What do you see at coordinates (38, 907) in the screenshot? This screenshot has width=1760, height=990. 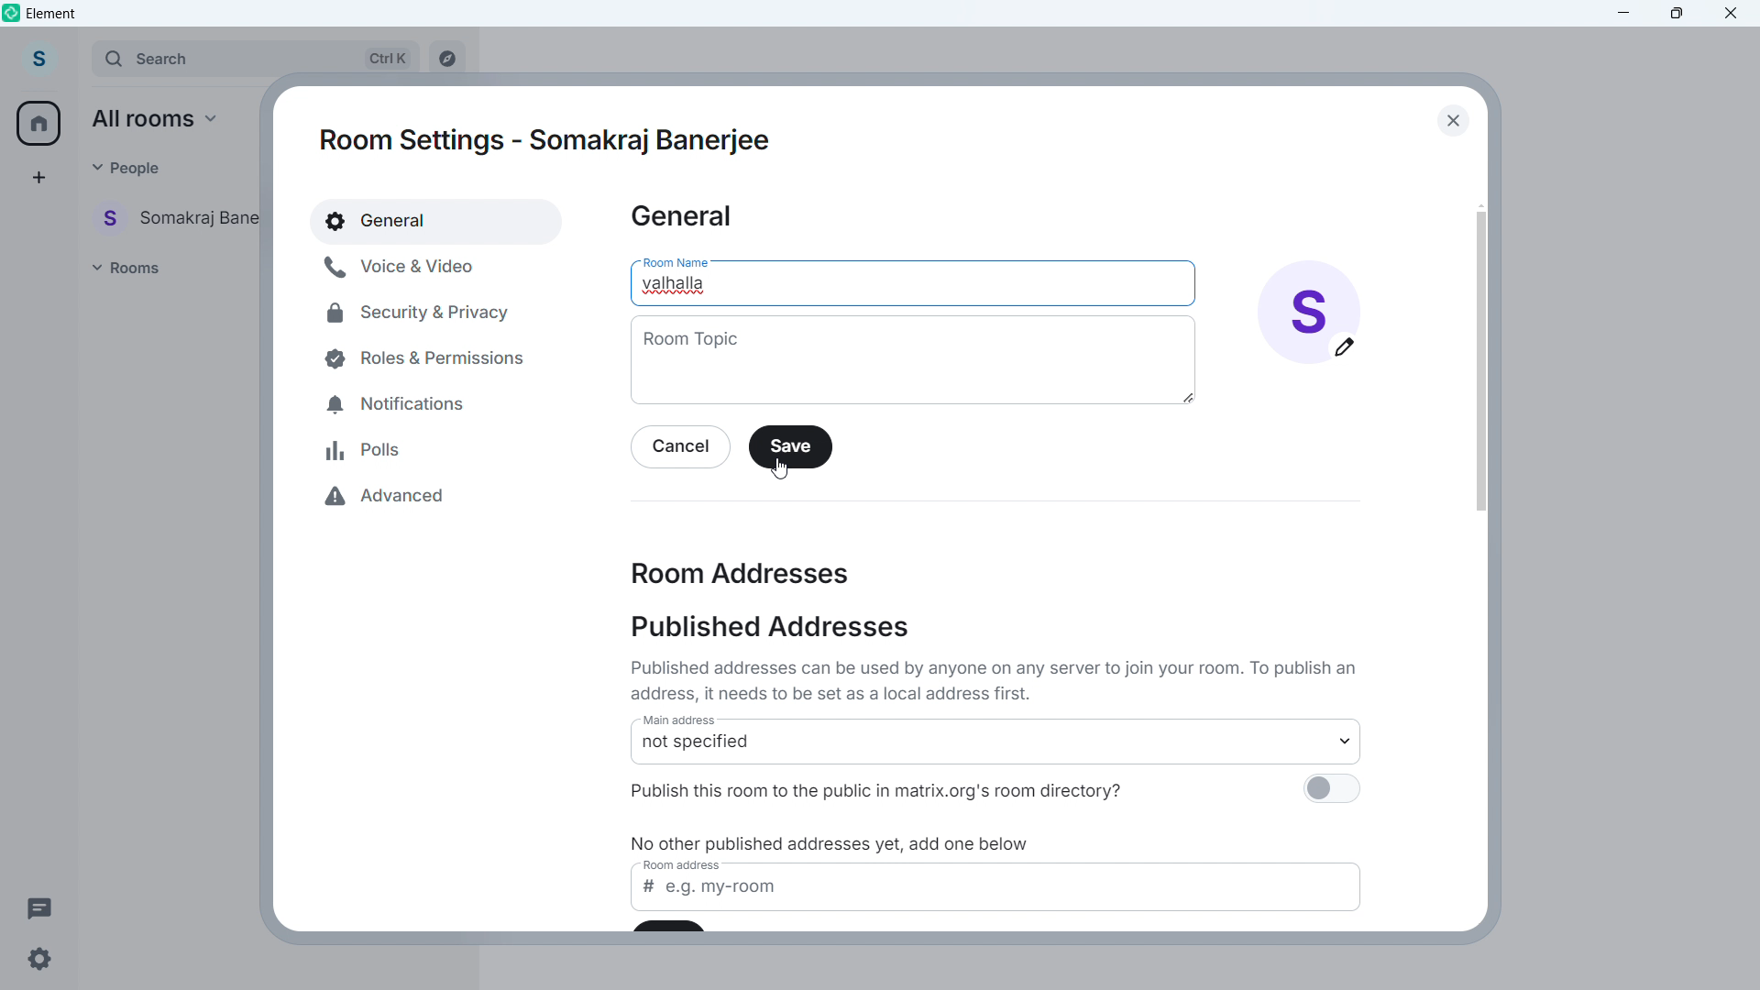 I see `Threads ` at bounding box center [38, 907].